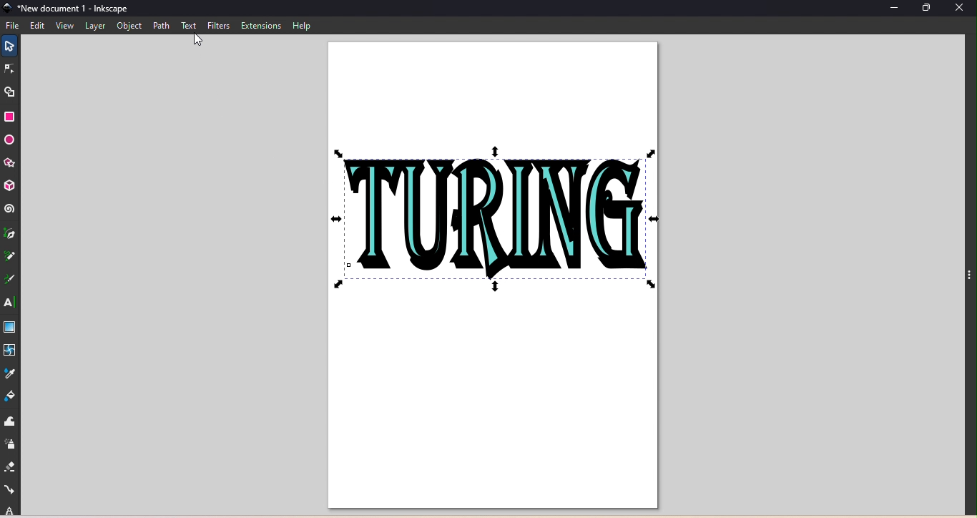  Describe the element at coordinates (63, 26) in the screenshot. I see `View` at that location.